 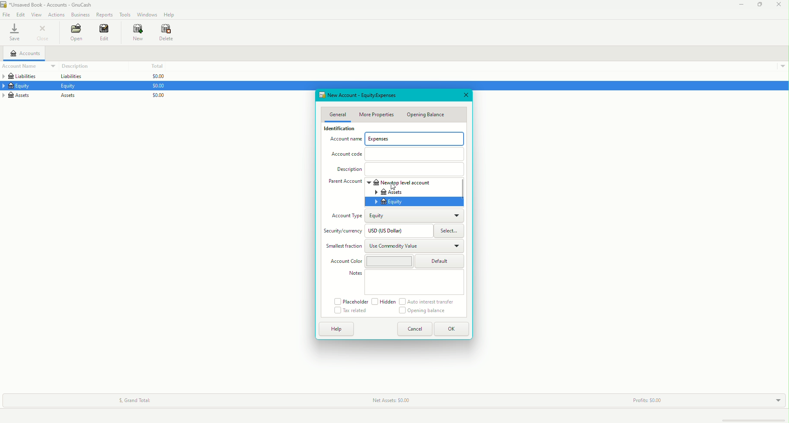 What do you see at coordinates (136, 33) in the screenshot?
I see `New` at bounding box center [136, 33].